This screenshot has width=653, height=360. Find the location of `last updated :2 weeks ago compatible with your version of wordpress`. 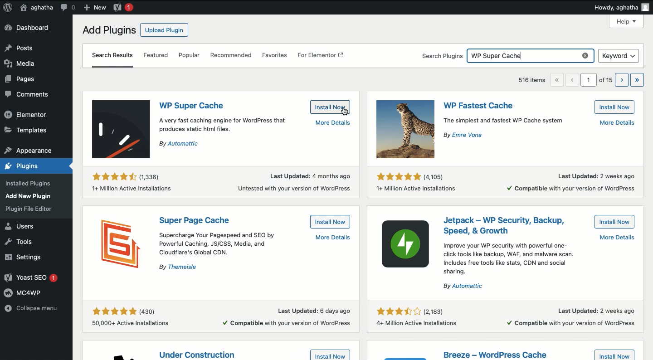

last updated :2 weeks ago compatible with your version of wordpress is located at coordinates (506, 316).